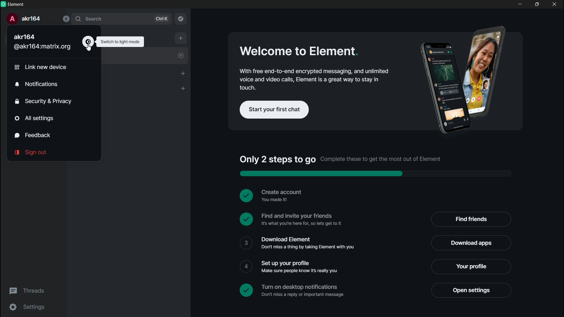 The width and height of the screenshot is (564, 317). Describe the element at coordinates (44, 101) in the screenshot. I see `security and privacy` at that location.